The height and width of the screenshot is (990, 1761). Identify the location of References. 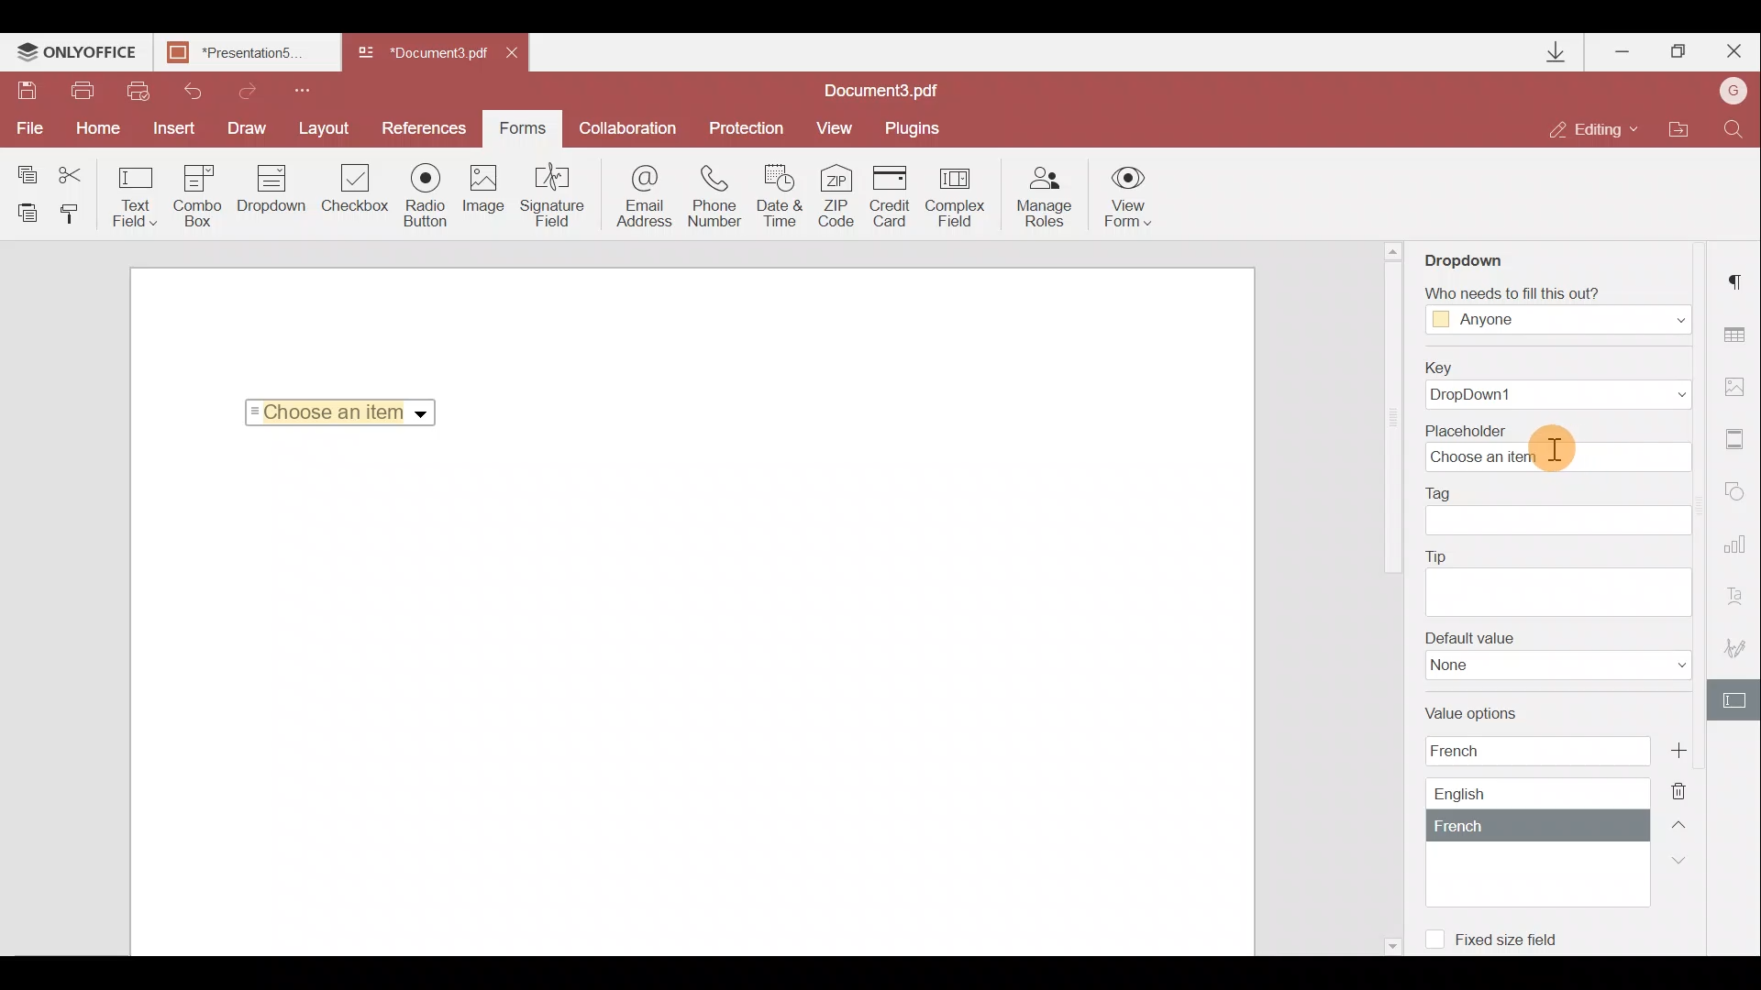
(427, 126).